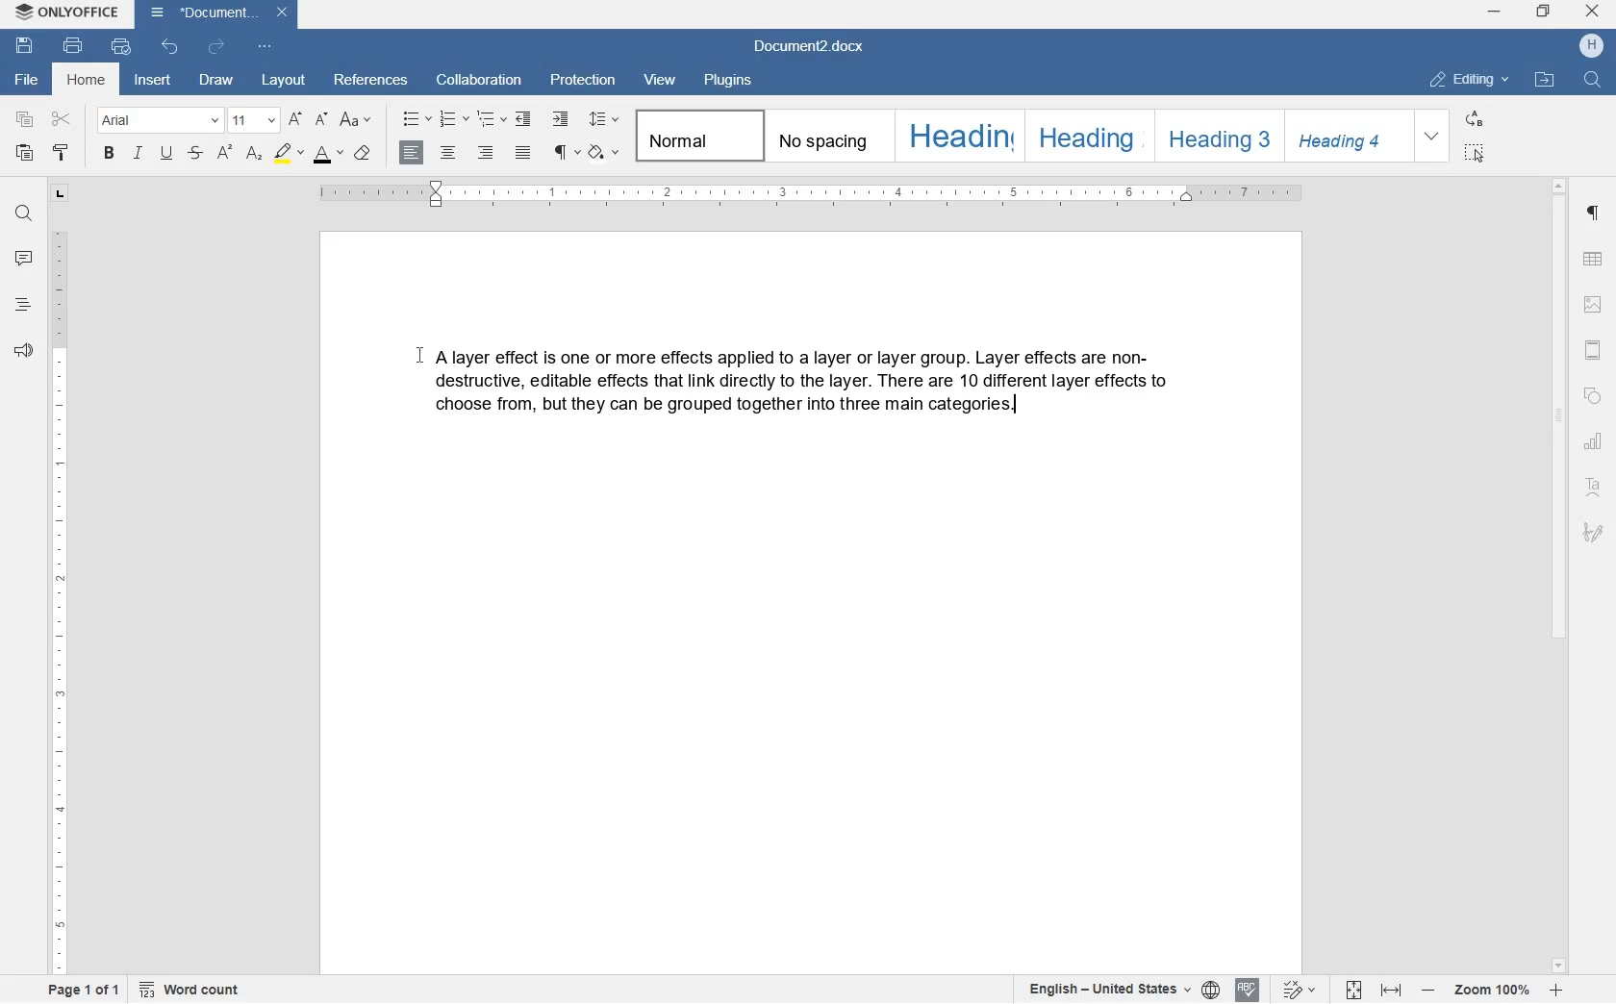 This screenshot has width=1616, height=1004. I want to click on numbering, so click(451, 119).